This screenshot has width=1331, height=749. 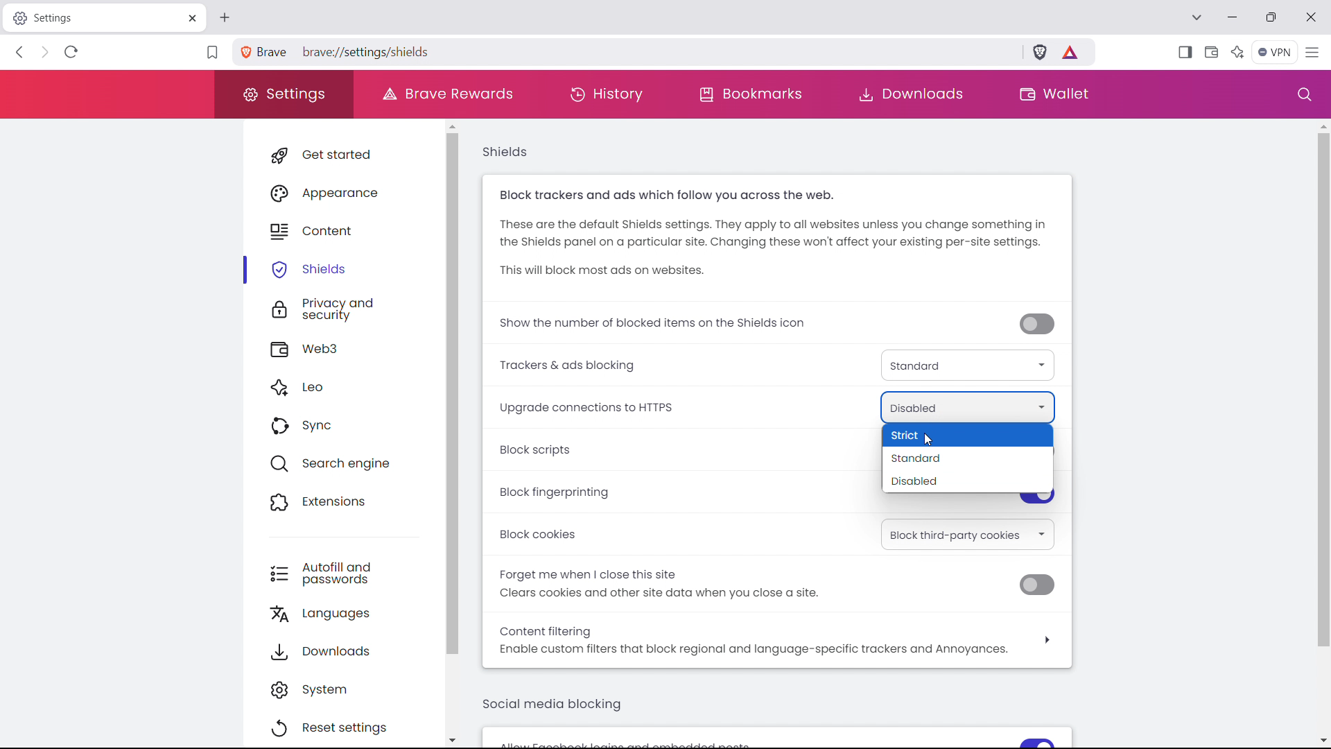 I want to click on select block cookies option, so click(x=969, y=534).